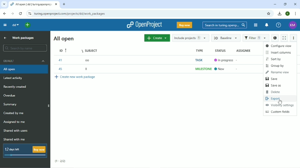 This screenshot has height=168, width=300. What do you see at coordinates (256, 38) in the screenshot?
I see `Filter 1` at bounding box center [256, 38].